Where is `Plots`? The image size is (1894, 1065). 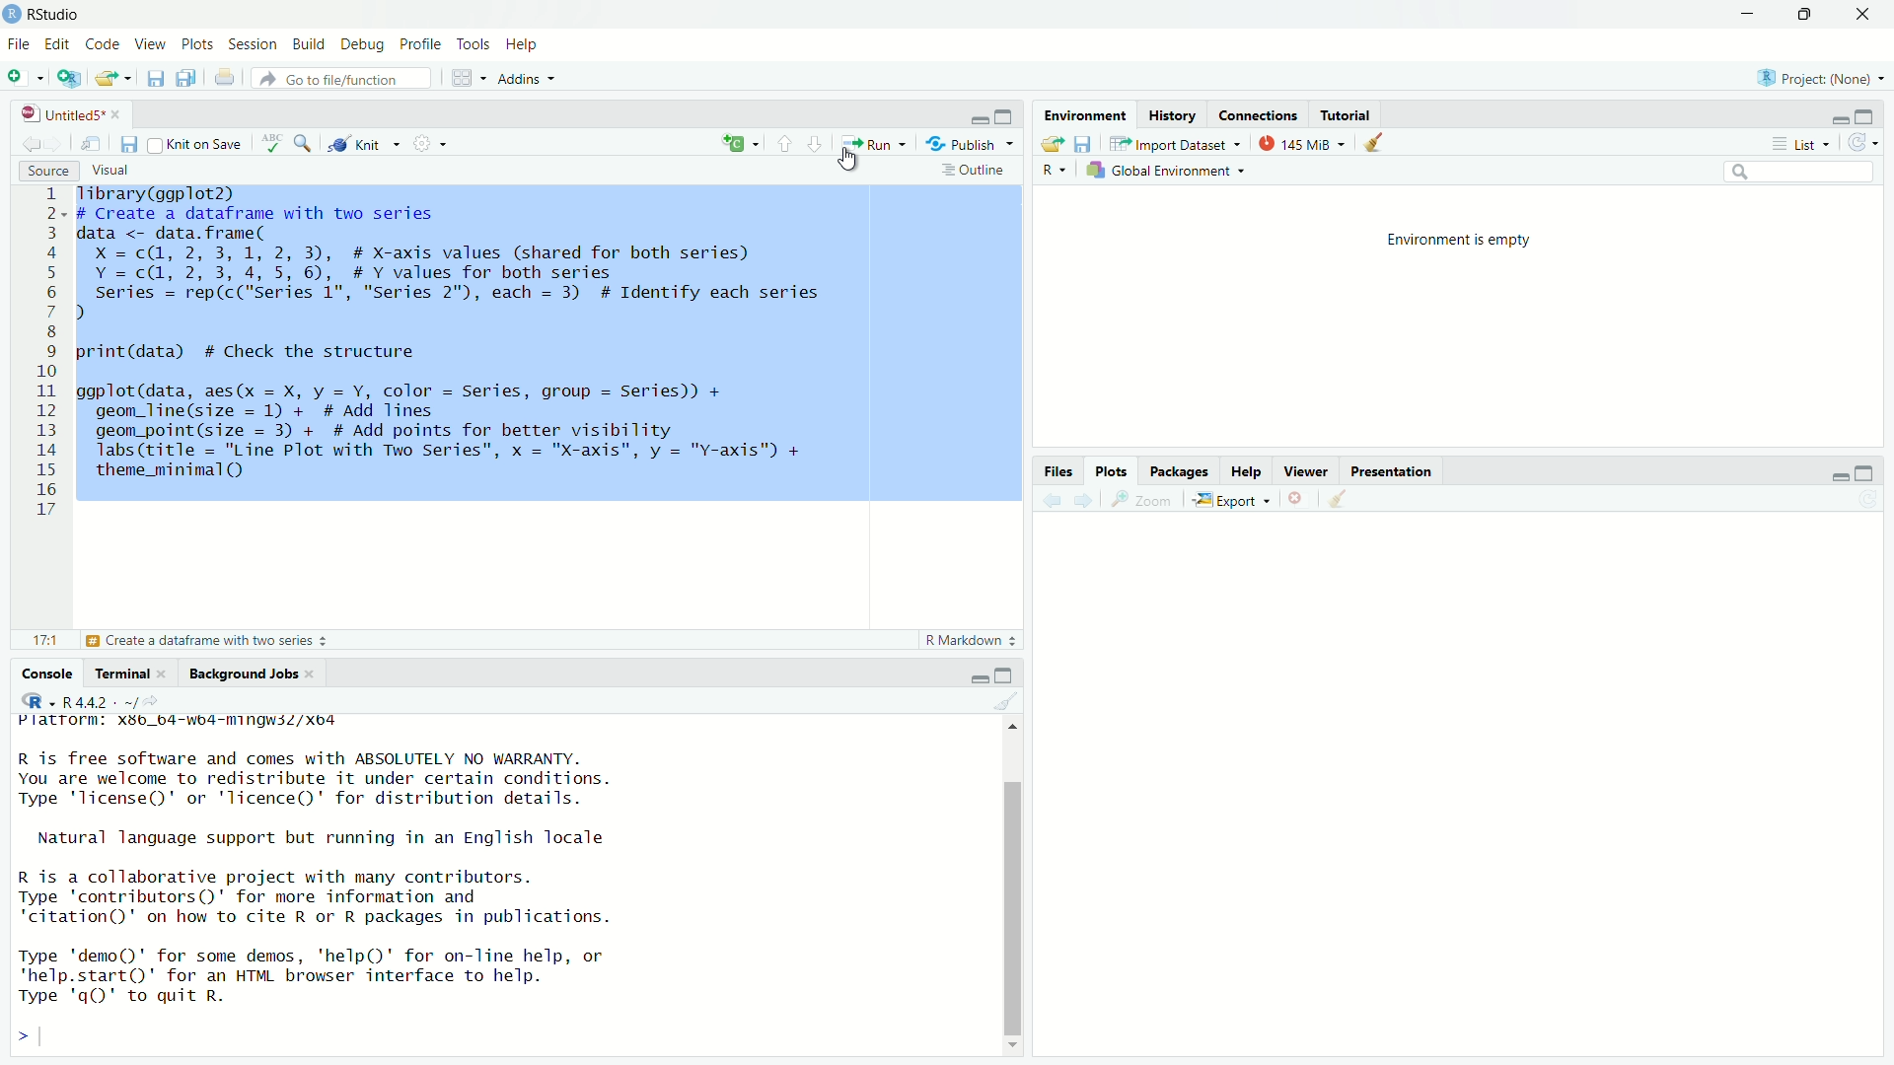 Plots is located at coordinates (202, 47).